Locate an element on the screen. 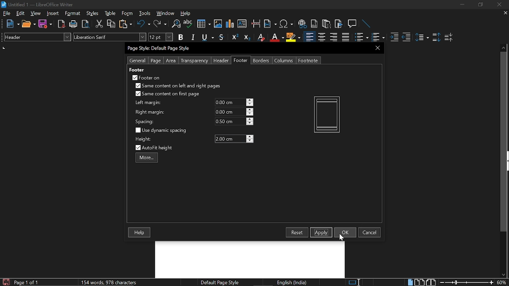 This screenshot has height=286, width=509. Current window is located at coordinates (160, 48).